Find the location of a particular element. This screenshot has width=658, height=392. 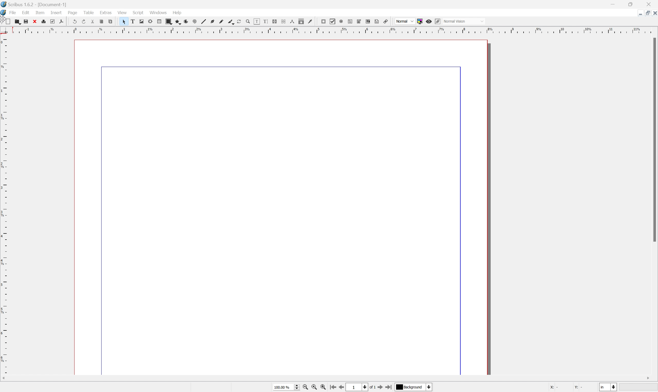

restore down is located at coordinates (631, 4).